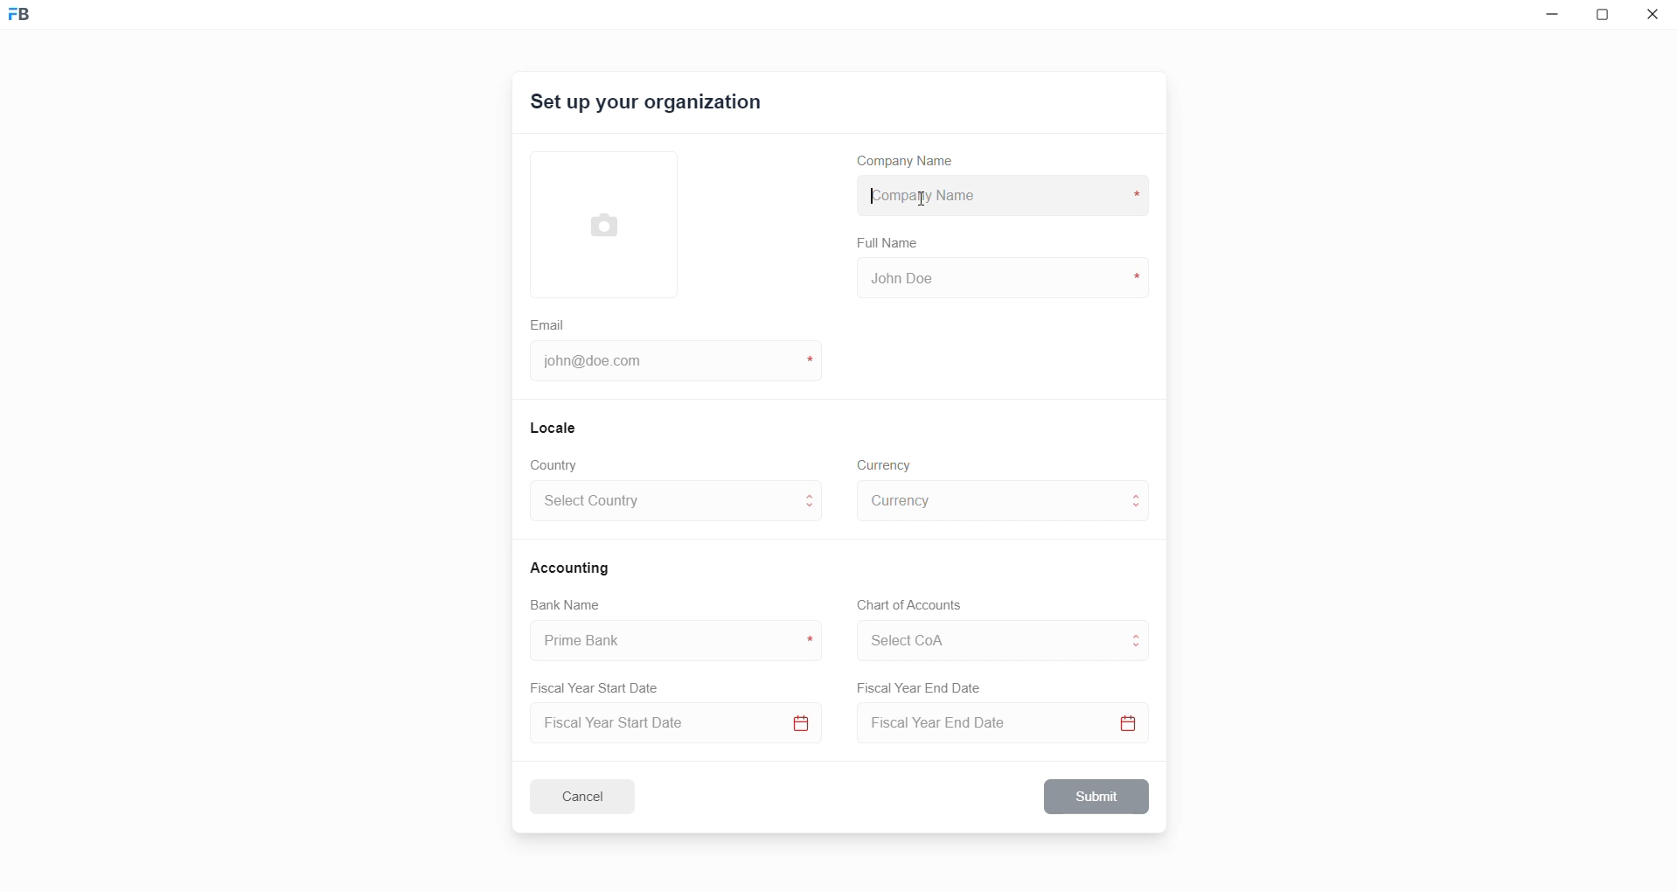  Describe the element at coordinates (1098, 797) in the screenshot. I see `Submit ` at that location.